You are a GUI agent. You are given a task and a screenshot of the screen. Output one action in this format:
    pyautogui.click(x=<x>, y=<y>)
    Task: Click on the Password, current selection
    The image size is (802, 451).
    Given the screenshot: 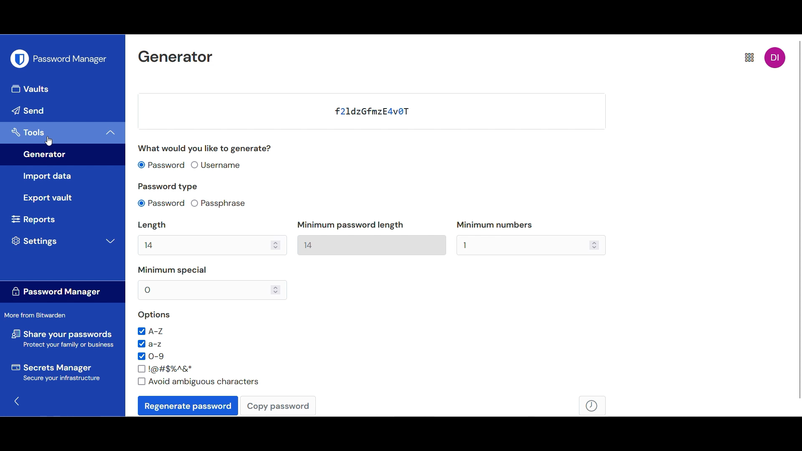 What is the action you would take?
    pyautogui.click(x=161, y=165)
    